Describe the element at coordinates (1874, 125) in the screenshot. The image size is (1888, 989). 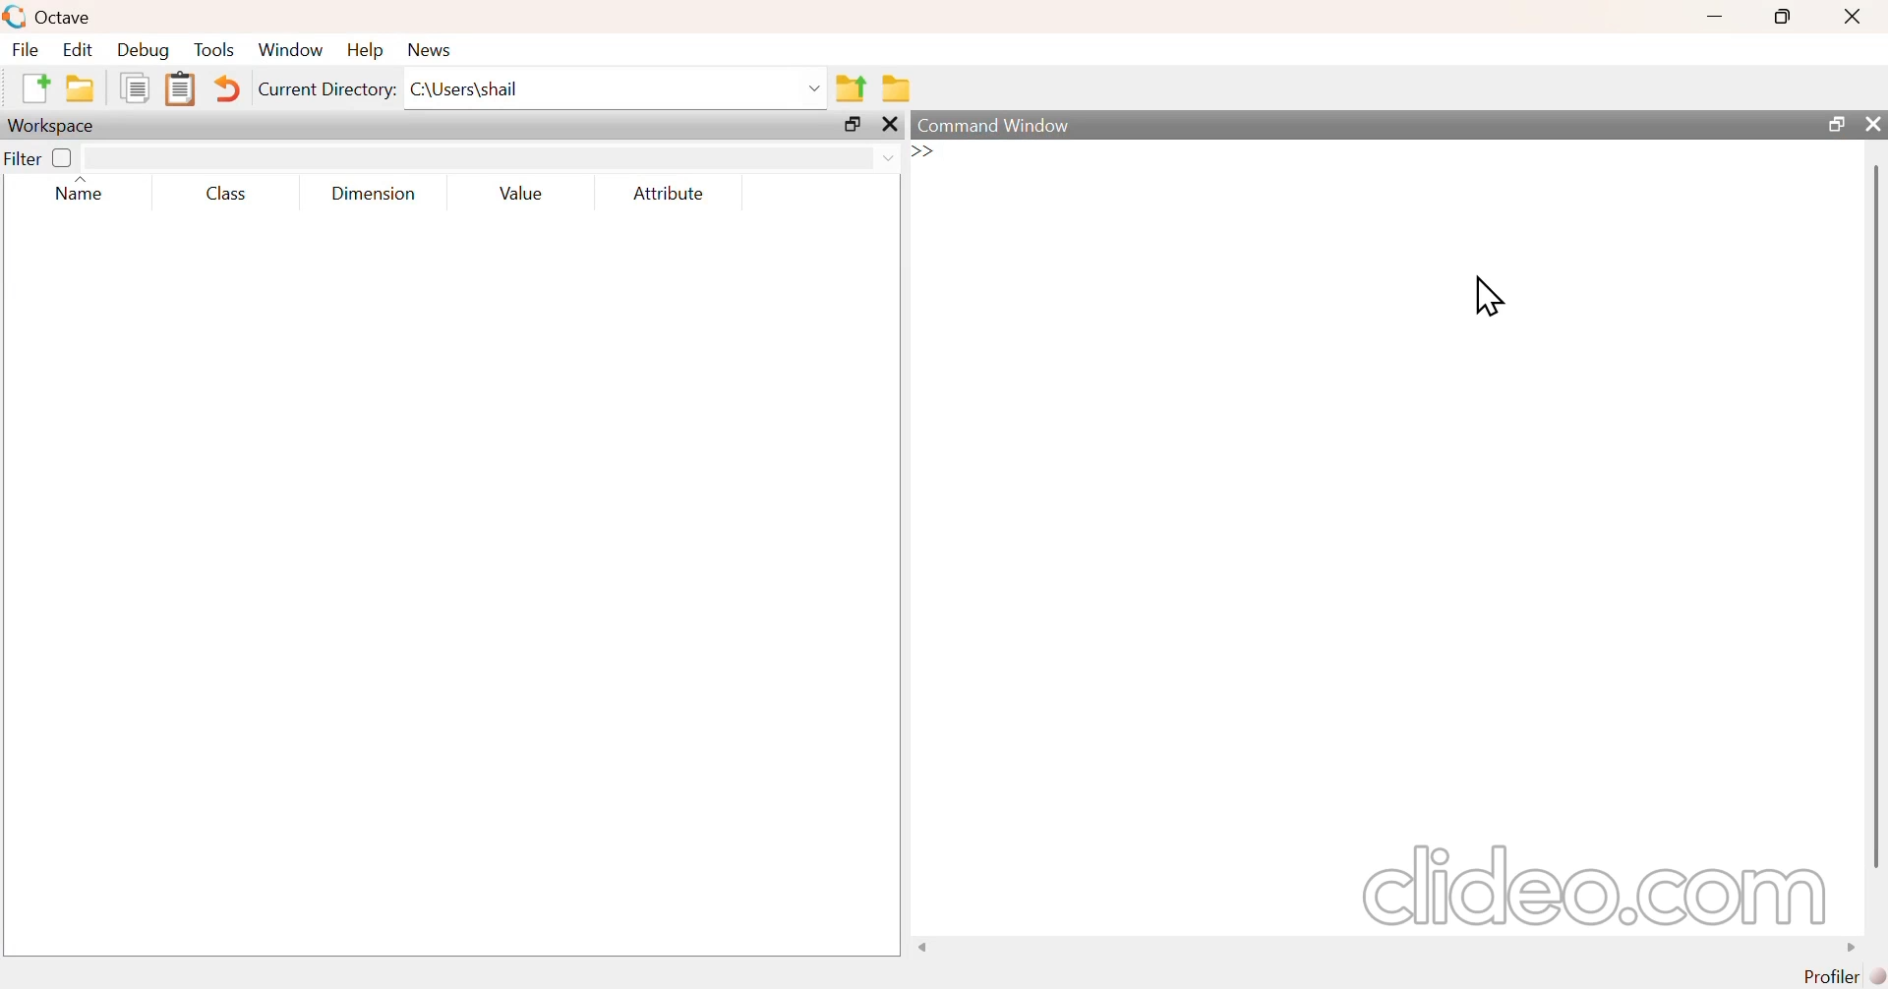
I see `close` at that location.